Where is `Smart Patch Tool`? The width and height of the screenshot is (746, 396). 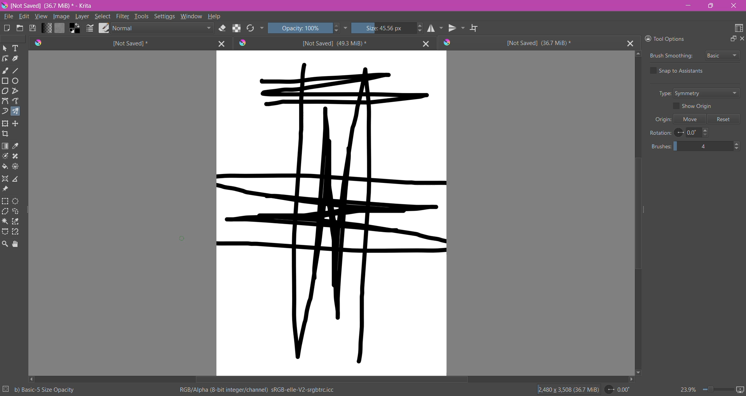
Smart Patch Tool is located at coordinates (16, 156).